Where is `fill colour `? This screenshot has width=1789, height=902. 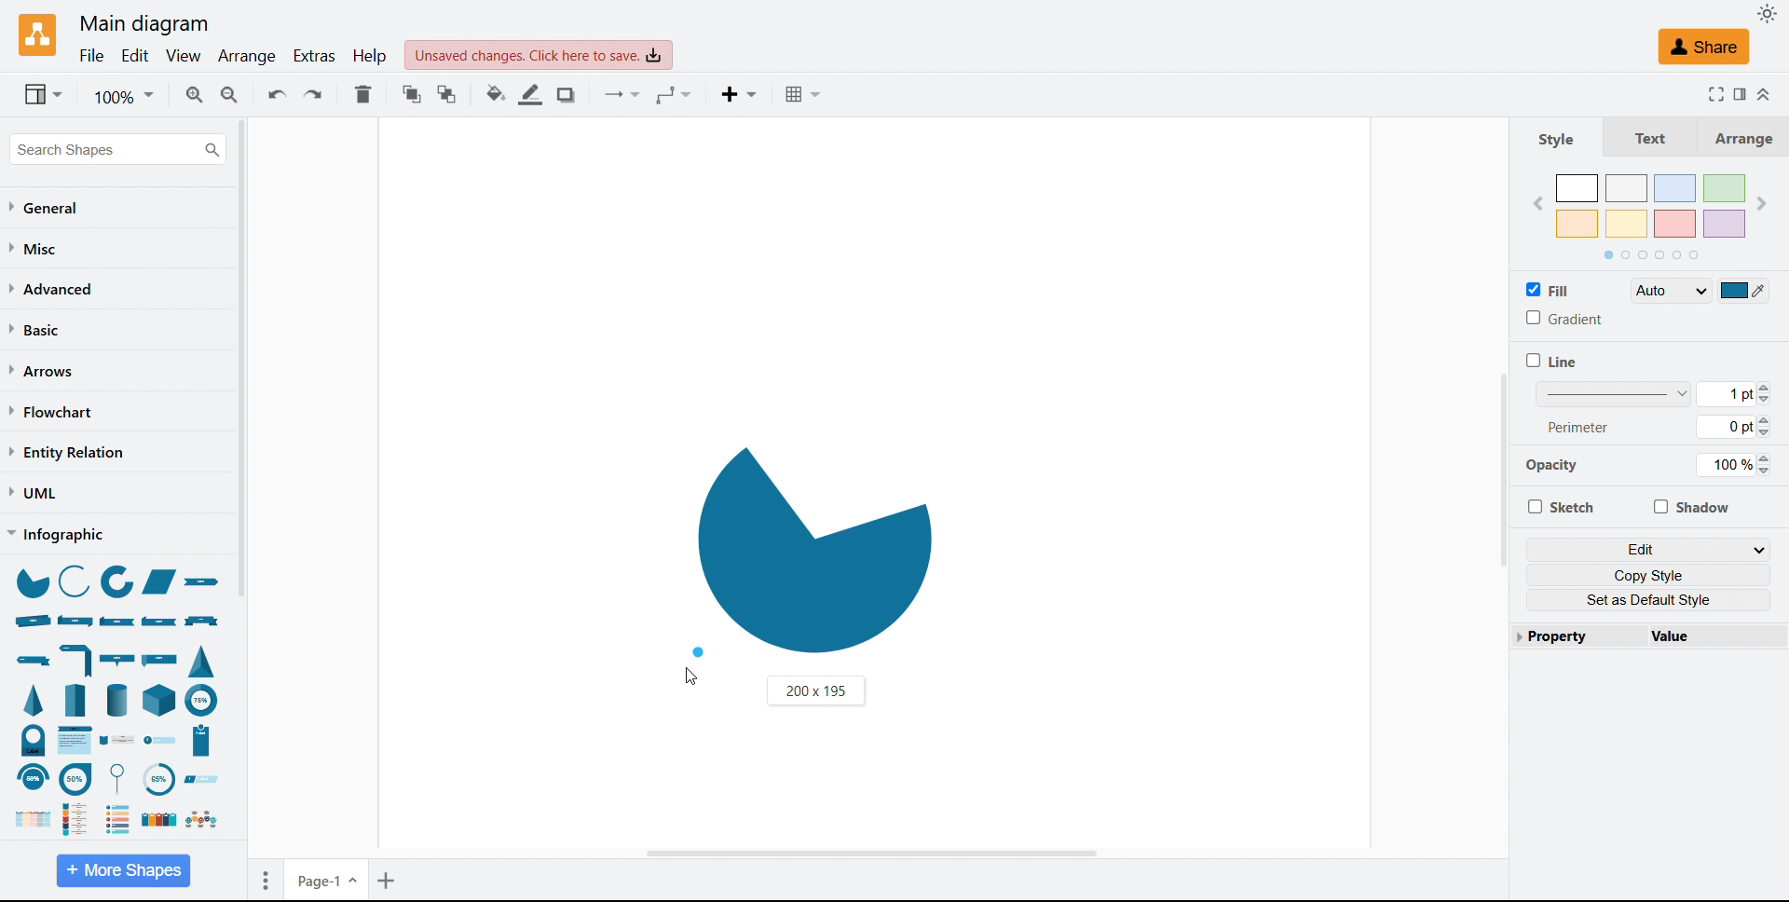 fill colour  is located at coordinates (1744, 290).